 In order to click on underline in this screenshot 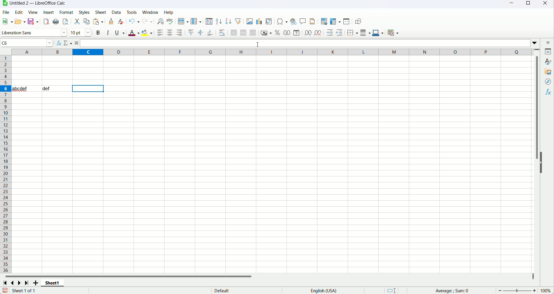, I will do `click(120, 33)`.